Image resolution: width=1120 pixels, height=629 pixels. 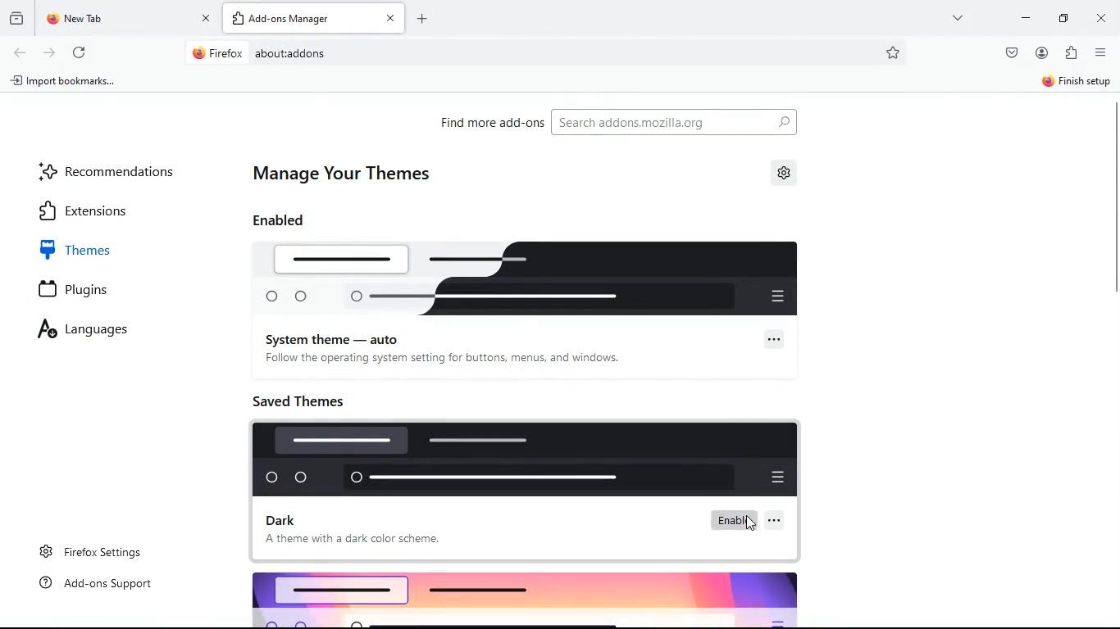 I want to click on favorites, so click(x=899, y=52).